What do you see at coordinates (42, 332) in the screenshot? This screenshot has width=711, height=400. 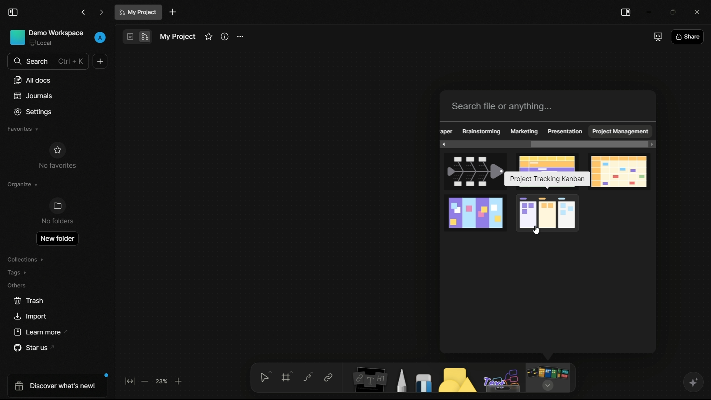 I see `learn more` at bounding box center [42, 332].